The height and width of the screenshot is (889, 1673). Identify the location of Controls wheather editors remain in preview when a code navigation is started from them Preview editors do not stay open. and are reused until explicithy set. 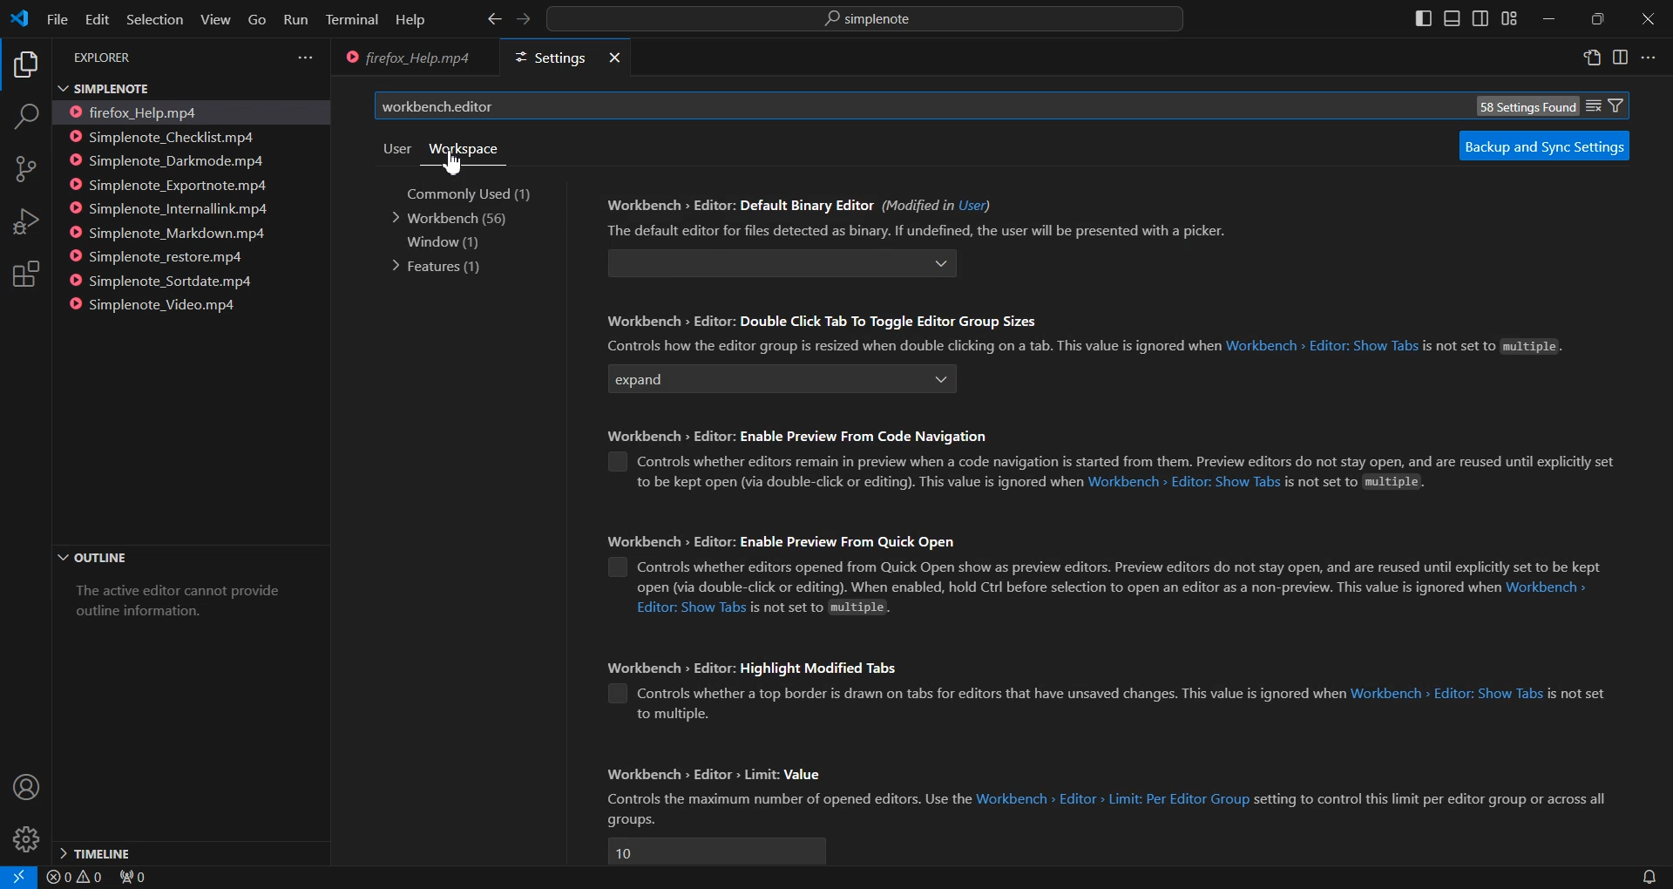
(1136, 461).